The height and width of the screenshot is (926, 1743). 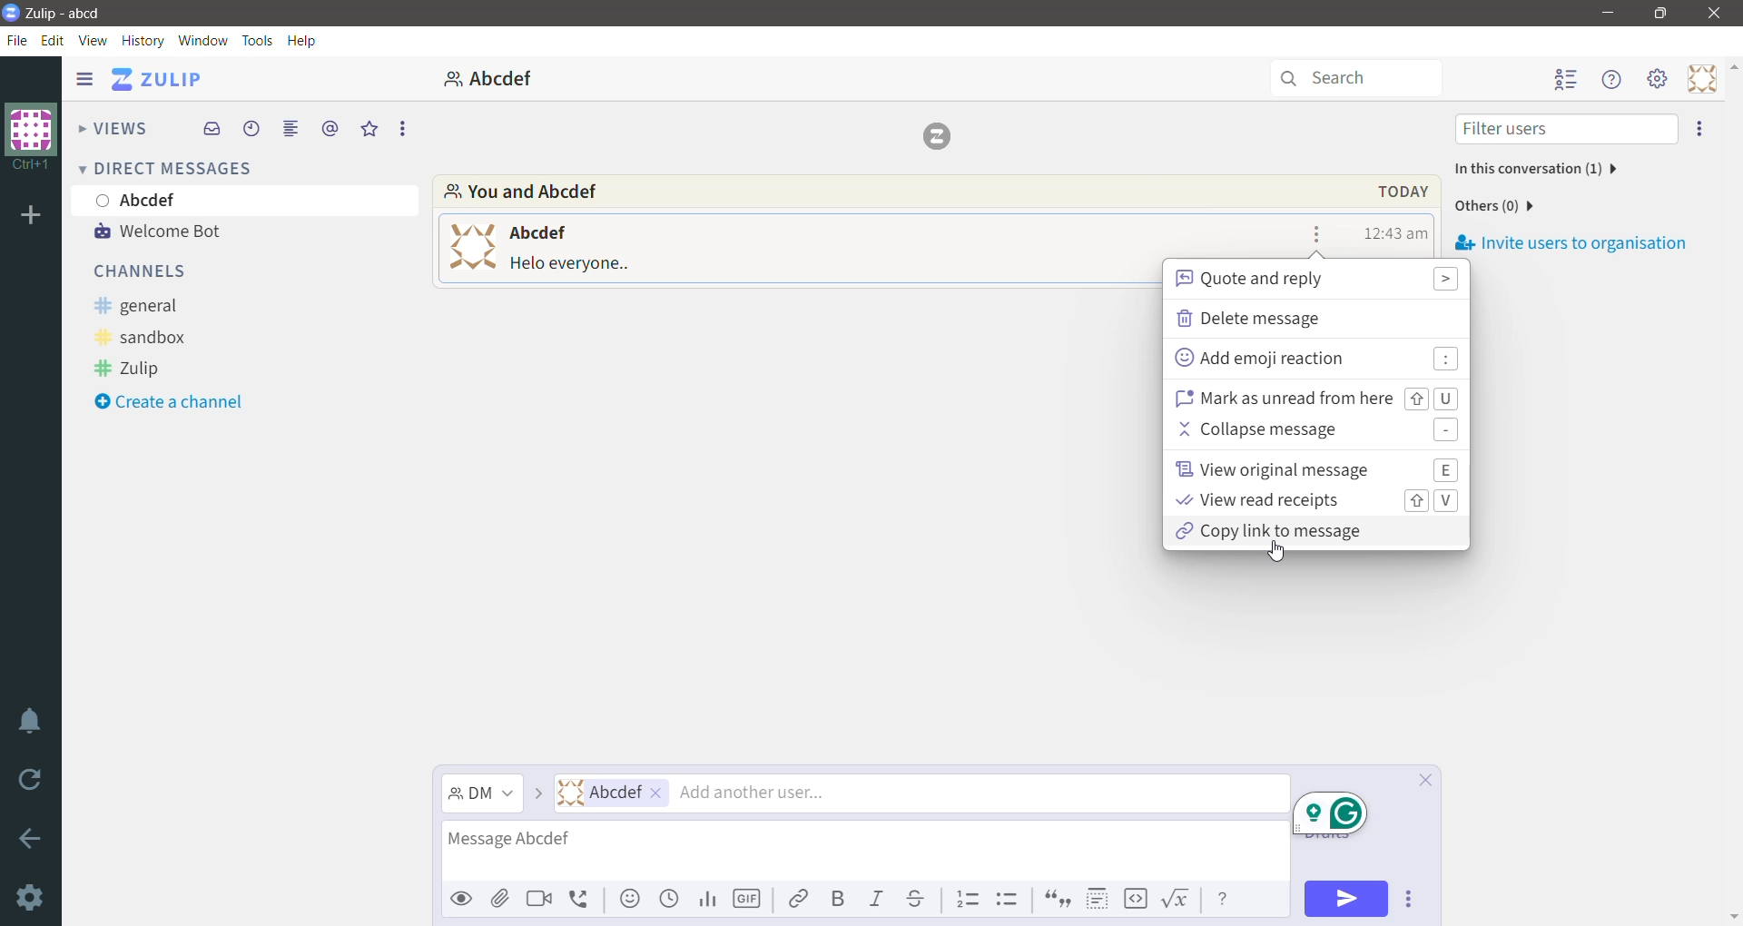 What do you see at coordinates (1007, 899) in the screenshot?
I see `Bulleted list` at bounding box center [1007, 899].